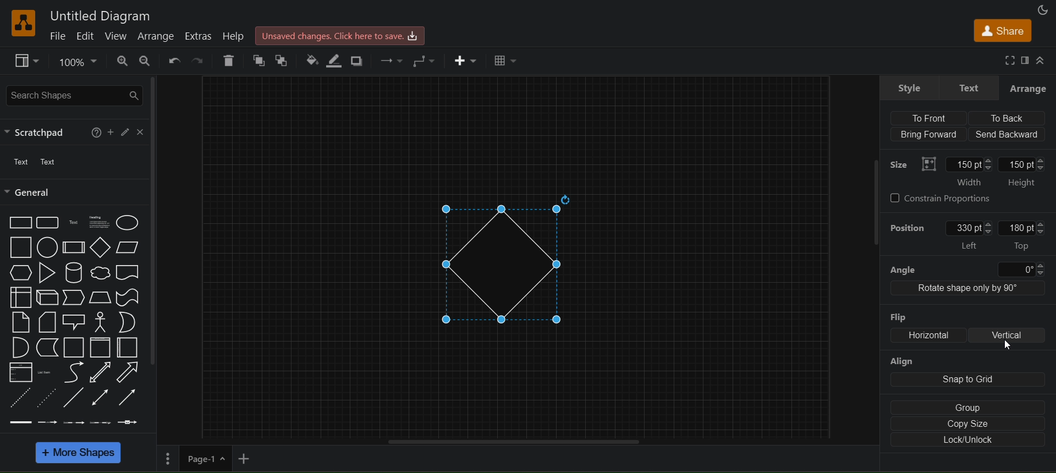  Describe the element at coordinates (173, 60) in the screenshot. I see `undo` at that location.